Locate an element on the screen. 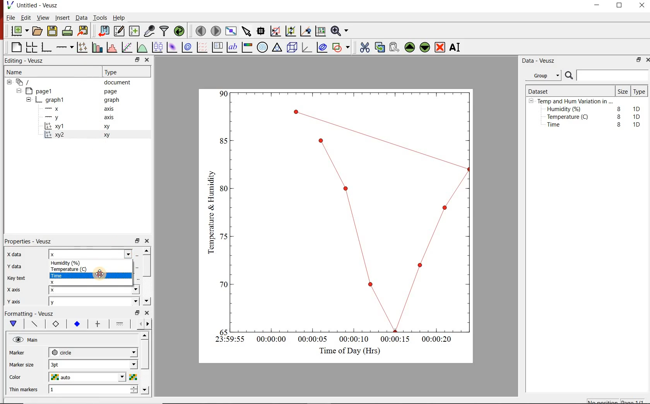 Image resolution: width=650 pixels, height=404 pixels. close is located at coordinates (642, 5).